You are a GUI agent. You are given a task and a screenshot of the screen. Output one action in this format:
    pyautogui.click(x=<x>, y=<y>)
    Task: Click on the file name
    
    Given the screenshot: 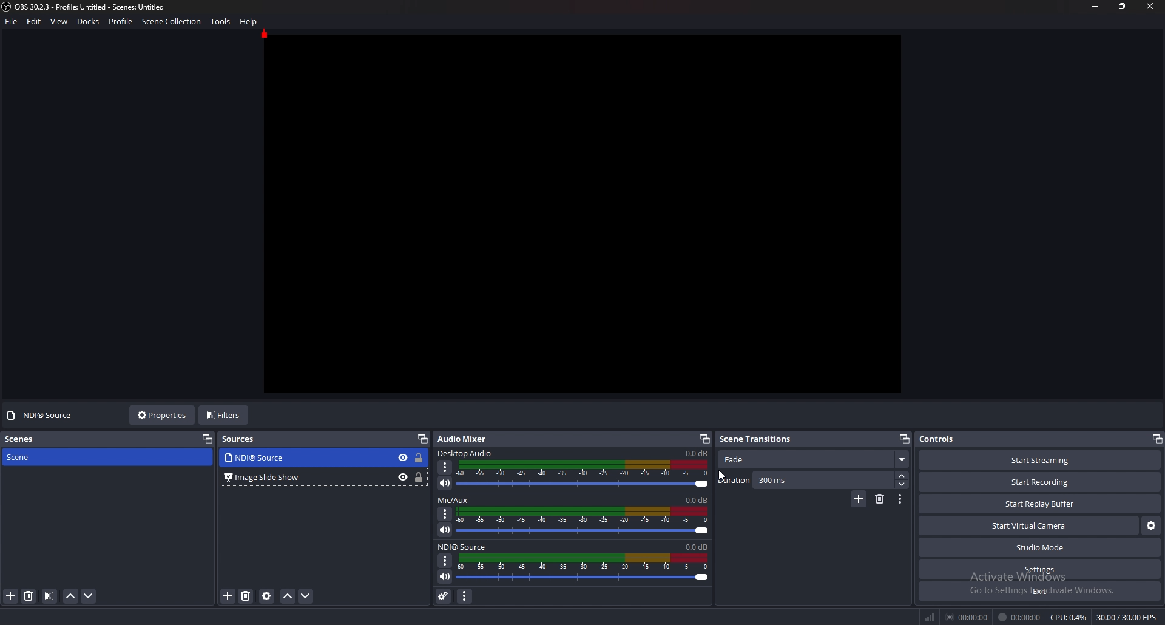 What is the action you would take?
    pyautogui.click(x=85, y=7)
    